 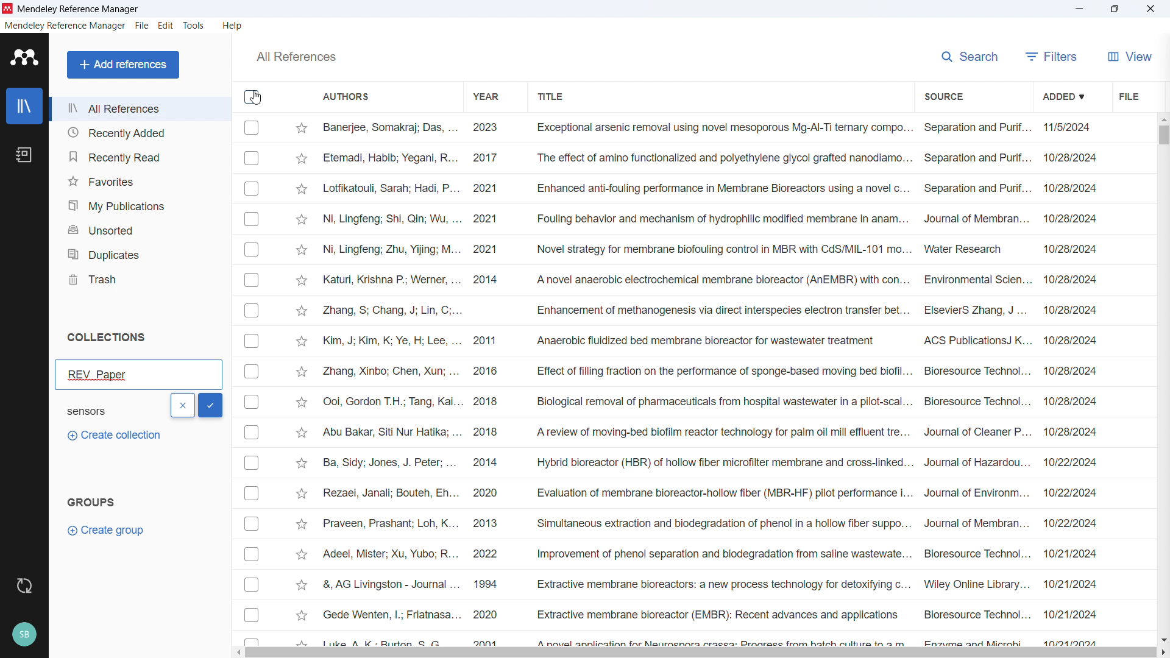 What do you see at coordinates (251, 432) in the screenshot?
I see `Select respective publication` at bounding box center [251, 432].